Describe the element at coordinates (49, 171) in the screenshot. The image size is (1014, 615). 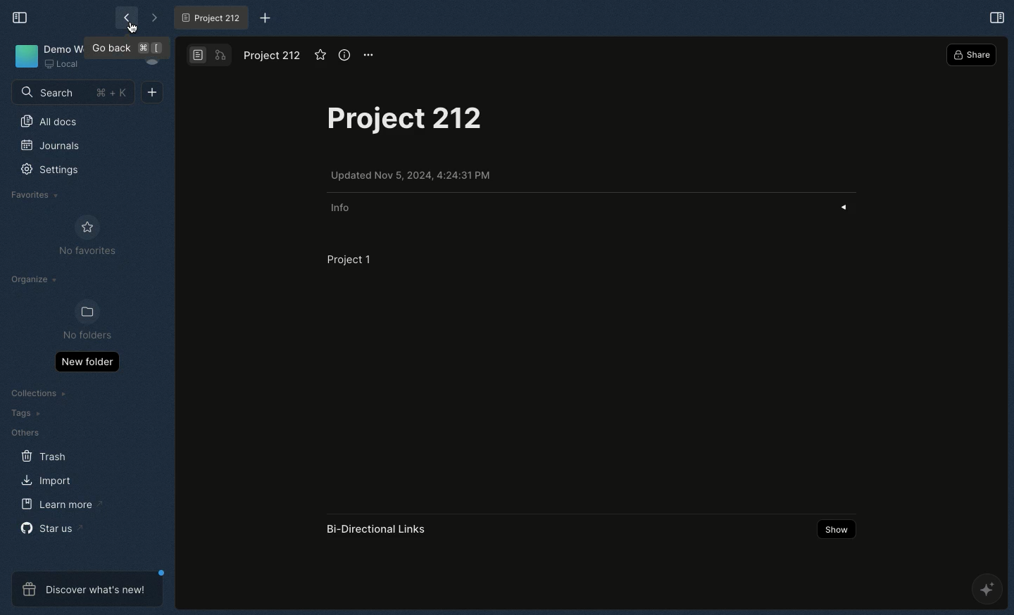
I see `Settings` at that location.